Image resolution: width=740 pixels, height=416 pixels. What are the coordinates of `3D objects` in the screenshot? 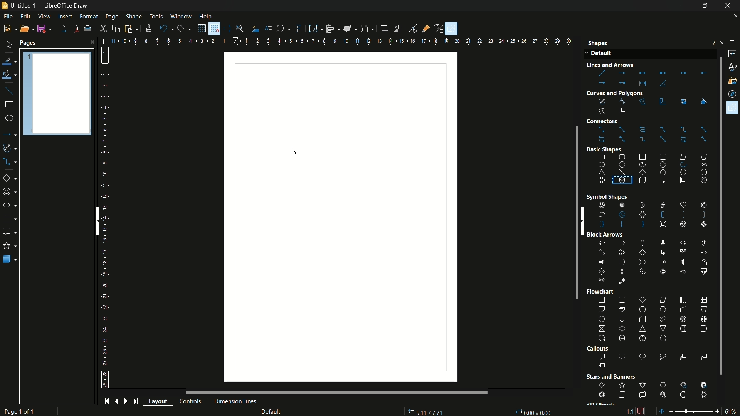 It's located at (10, 259).